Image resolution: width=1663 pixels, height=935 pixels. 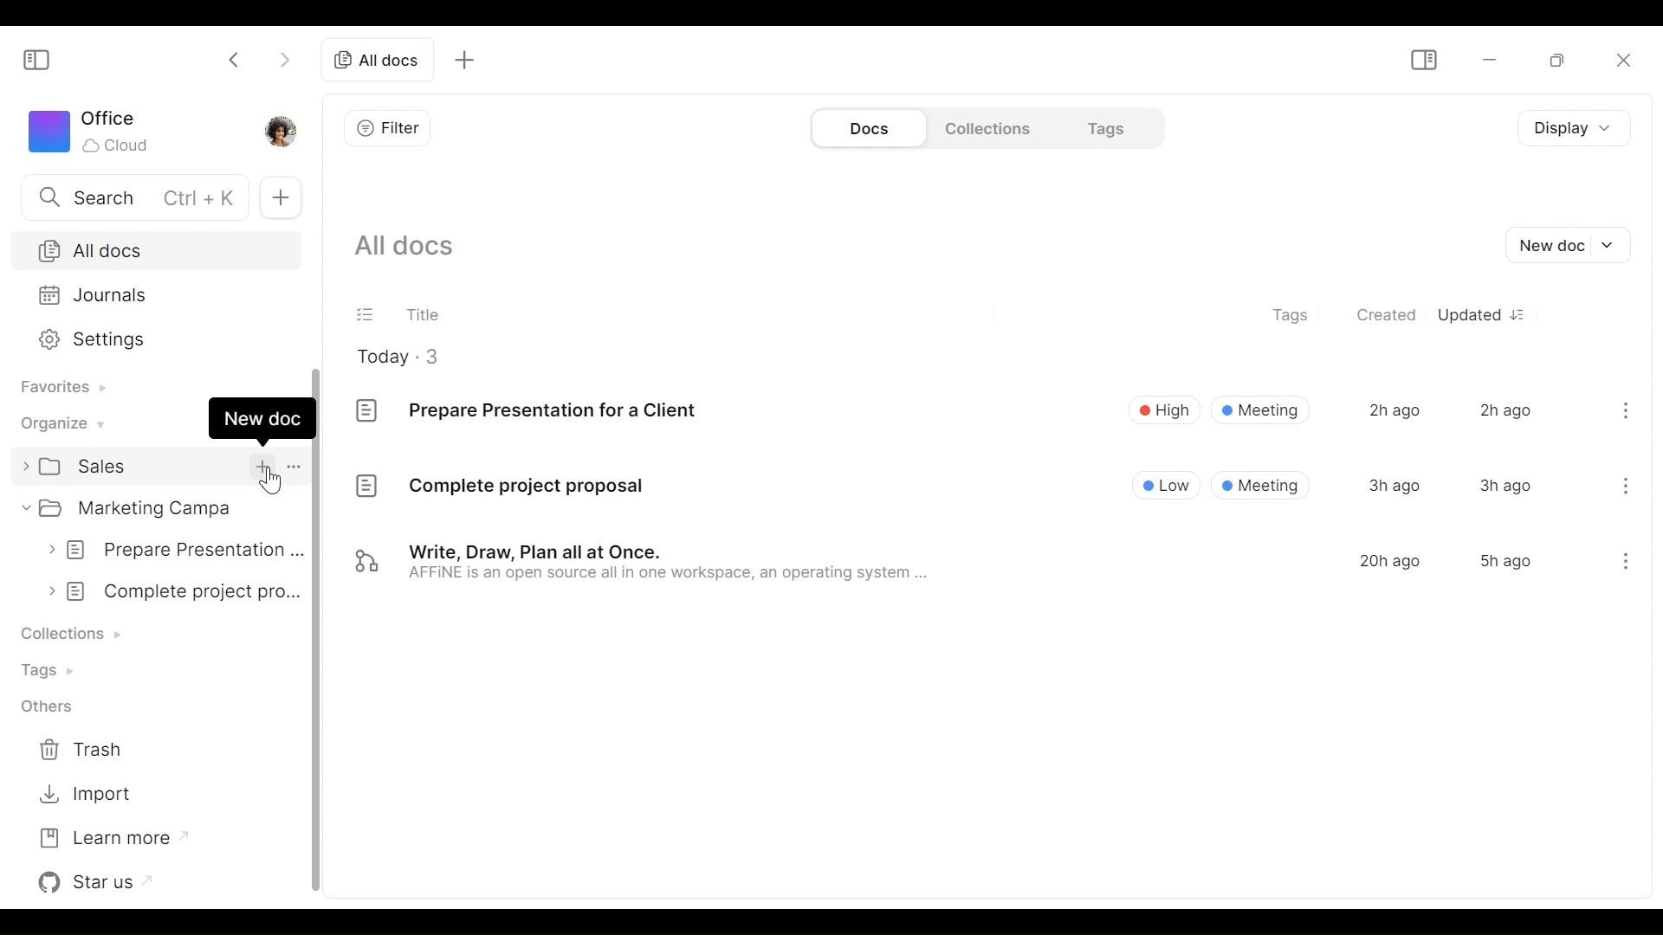 I want to click on 2h ago, so click(x=1393, y=410).